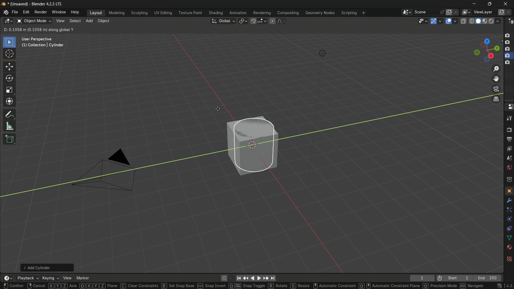  What do you see at coordinates (320, 54) in the screenshot?
I see `light` at bounding box center [320, 54].